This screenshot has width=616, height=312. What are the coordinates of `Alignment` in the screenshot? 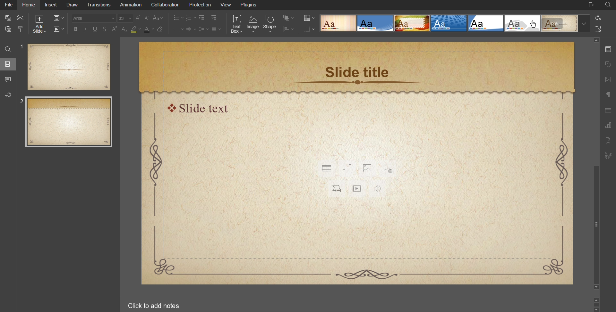 It's located at (179, 29).